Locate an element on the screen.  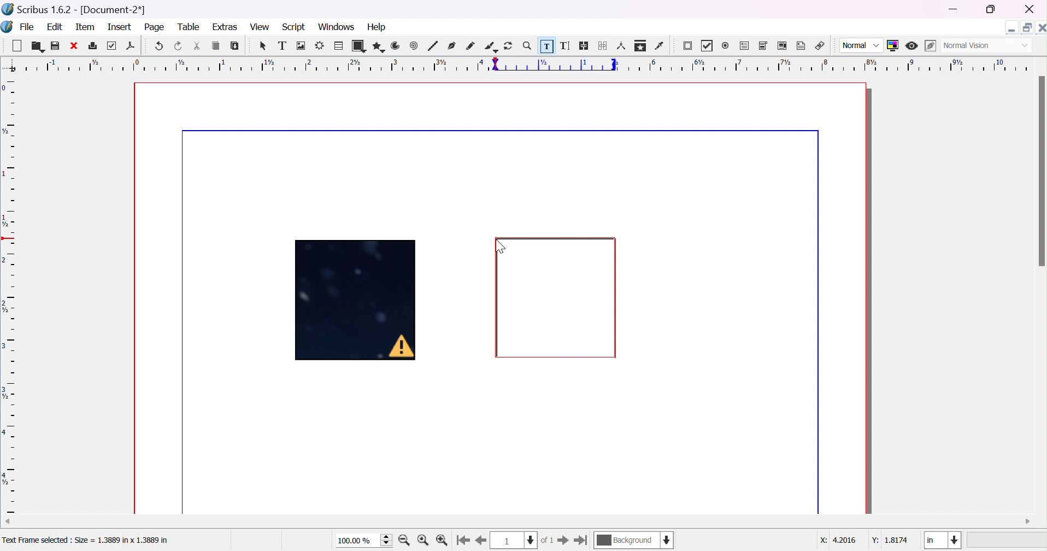
ruler is located at coordinates (9, 296).